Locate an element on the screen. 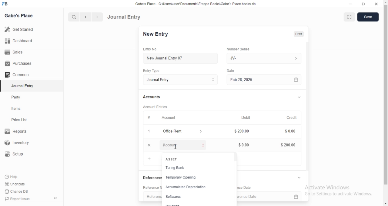 This screenshot has height=206, width=388. Turing Bank is located at coordinates (176, 168).